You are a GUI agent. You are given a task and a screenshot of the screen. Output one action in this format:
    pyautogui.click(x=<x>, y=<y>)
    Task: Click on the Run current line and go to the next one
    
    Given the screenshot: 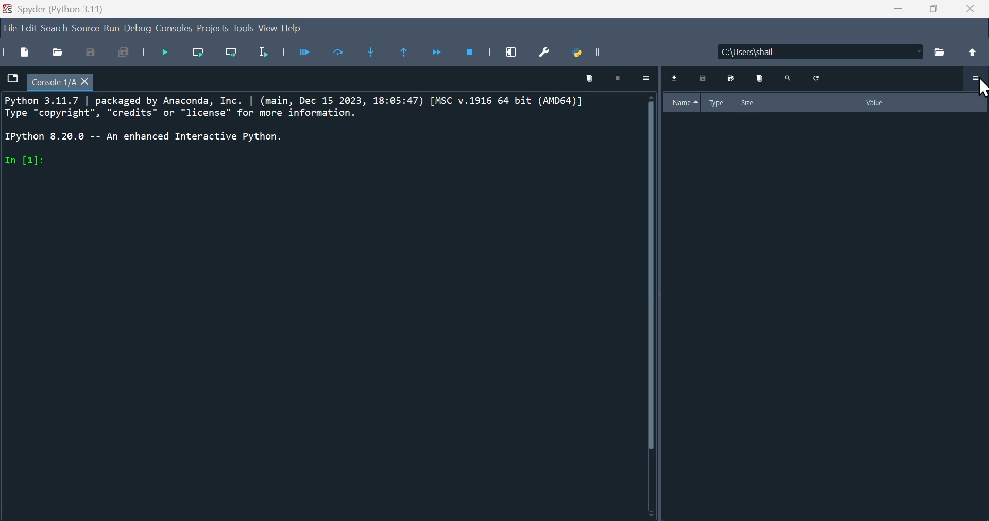 What is the action you would take?
    pyautogui.click(x=234, y=55)
    